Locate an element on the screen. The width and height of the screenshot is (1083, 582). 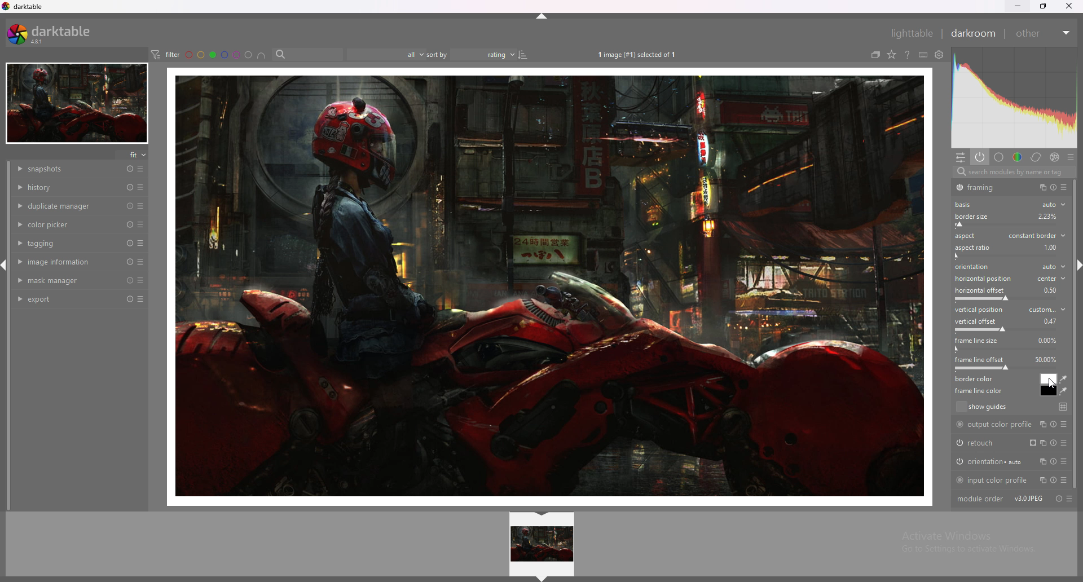
aspect type is located at coordinates (1037, 235).